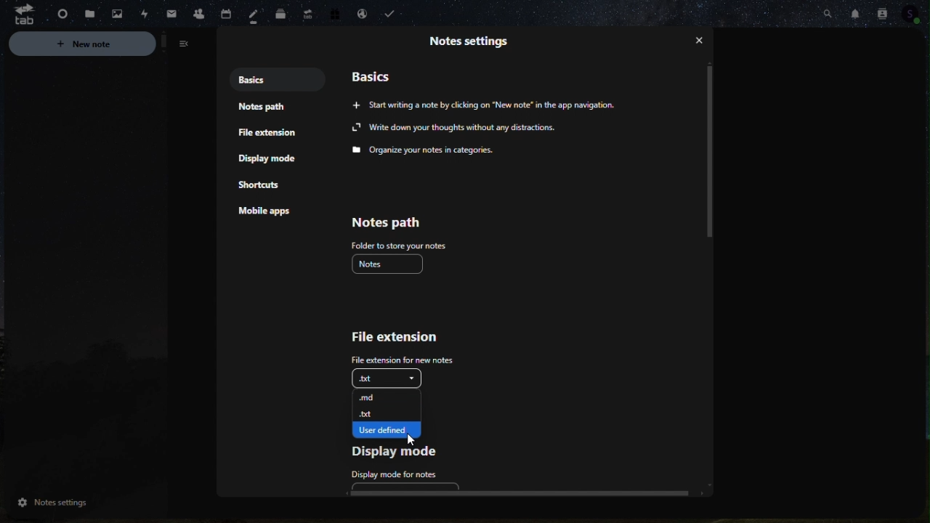 This screenshot has width=930, height=523. What do you see at coordinates (117, 14) in the screenshot?
I see `Photos` at bounding box center [117, 14].